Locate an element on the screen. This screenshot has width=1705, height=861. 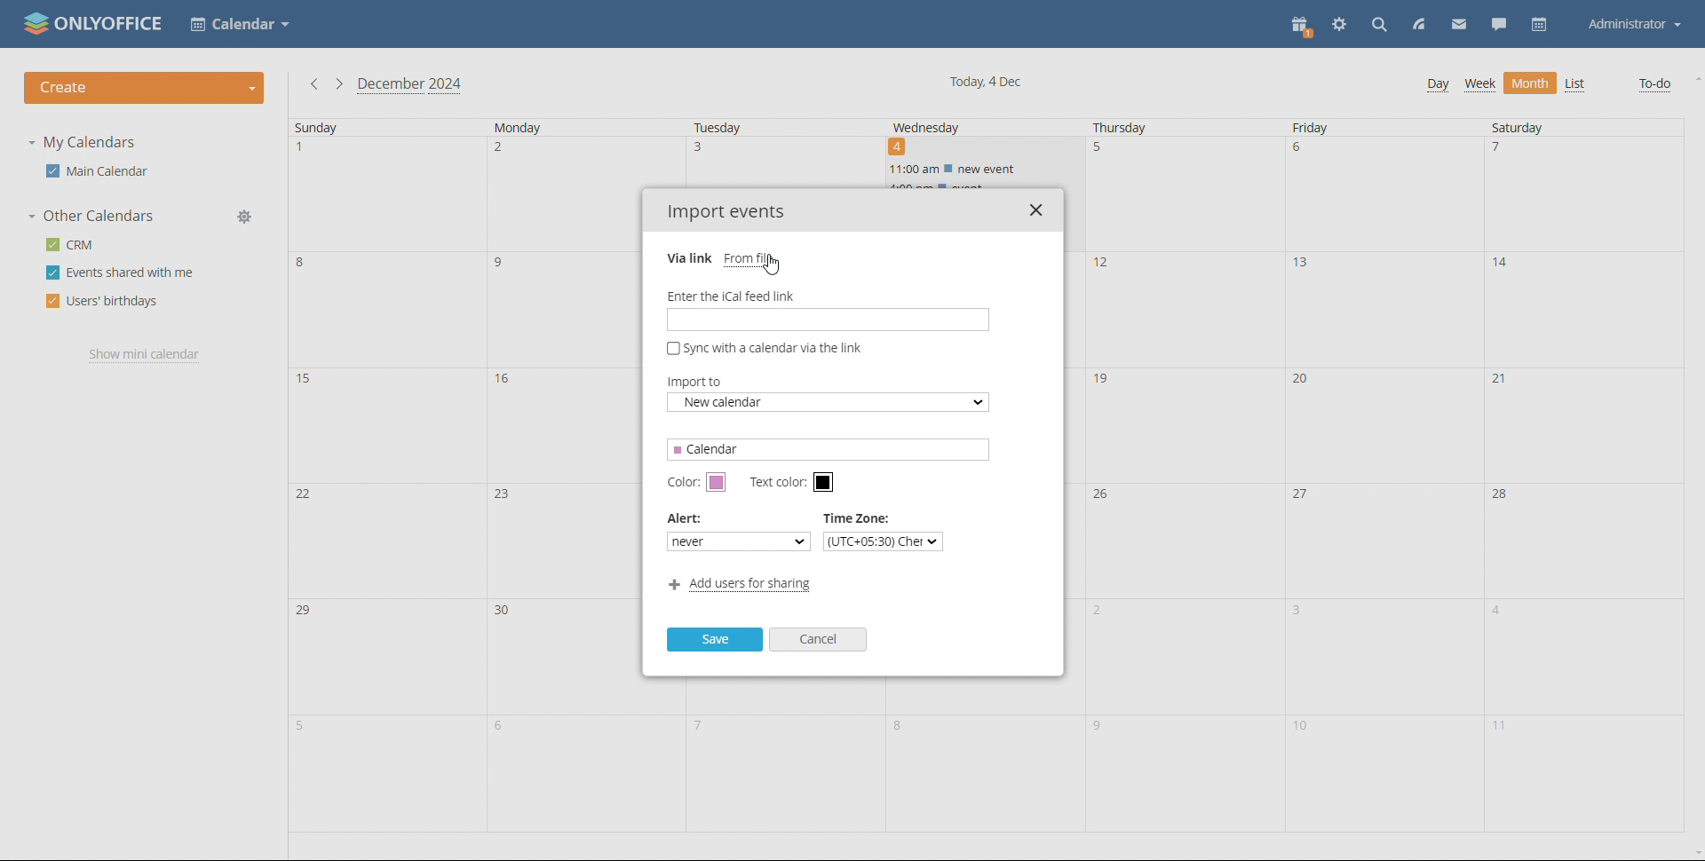
close is located at coordinates (1035, 209).